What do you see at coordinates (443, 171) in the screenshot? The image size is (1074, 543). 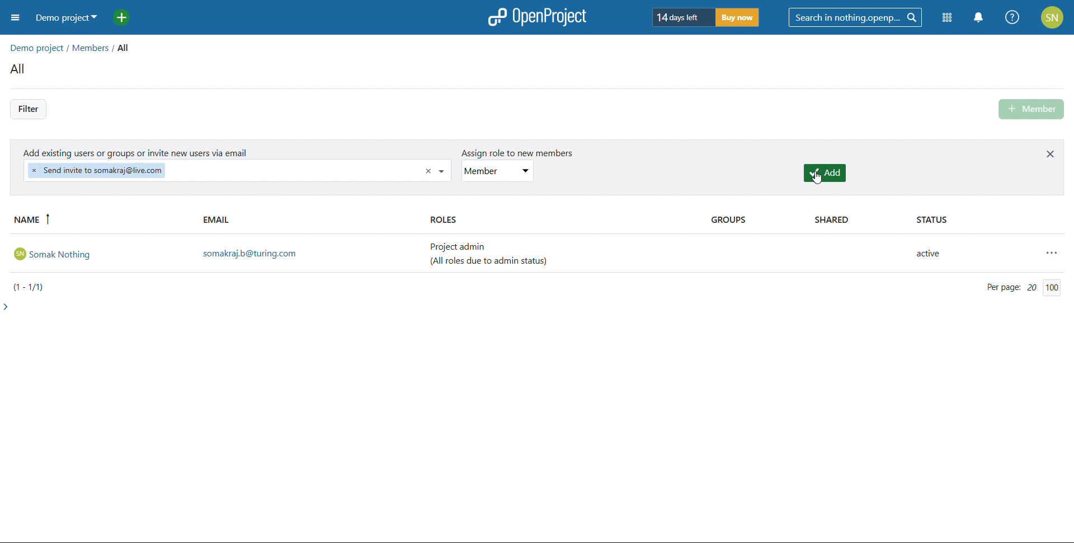 I see `close drop down` at bounding box center [443, 171].